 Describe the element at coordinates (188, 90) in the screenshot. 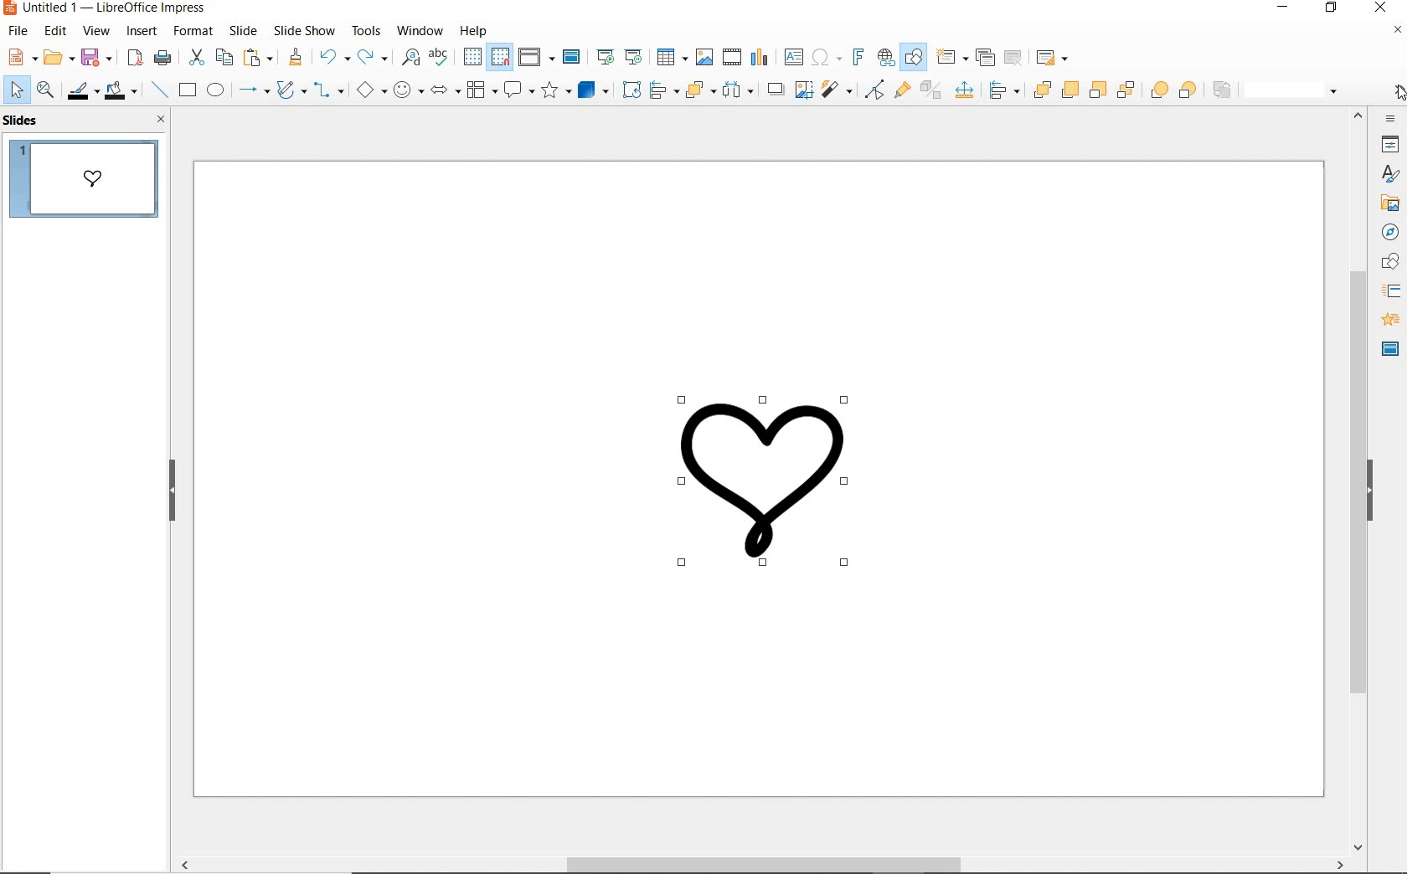

I see `rectangle` at that location.